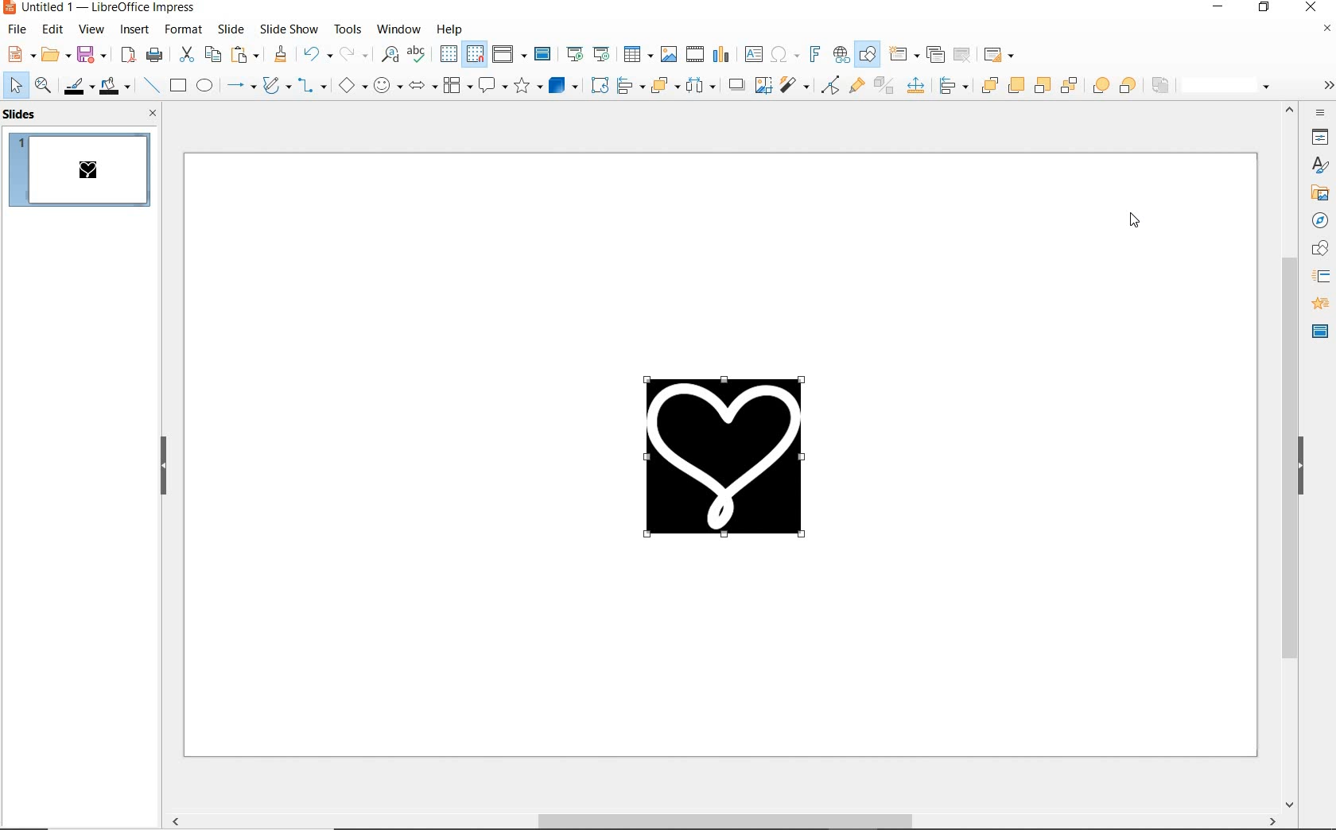  Describe the element at coordinates (310, 87) in the screenshot. I see `connectors` at that location.